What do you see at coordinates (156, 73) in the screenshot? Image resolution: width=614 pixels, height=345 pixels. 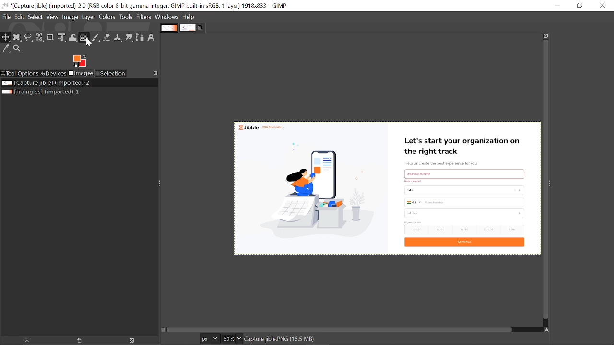 I see `Configure this tab` at bounding box center [156, 73].